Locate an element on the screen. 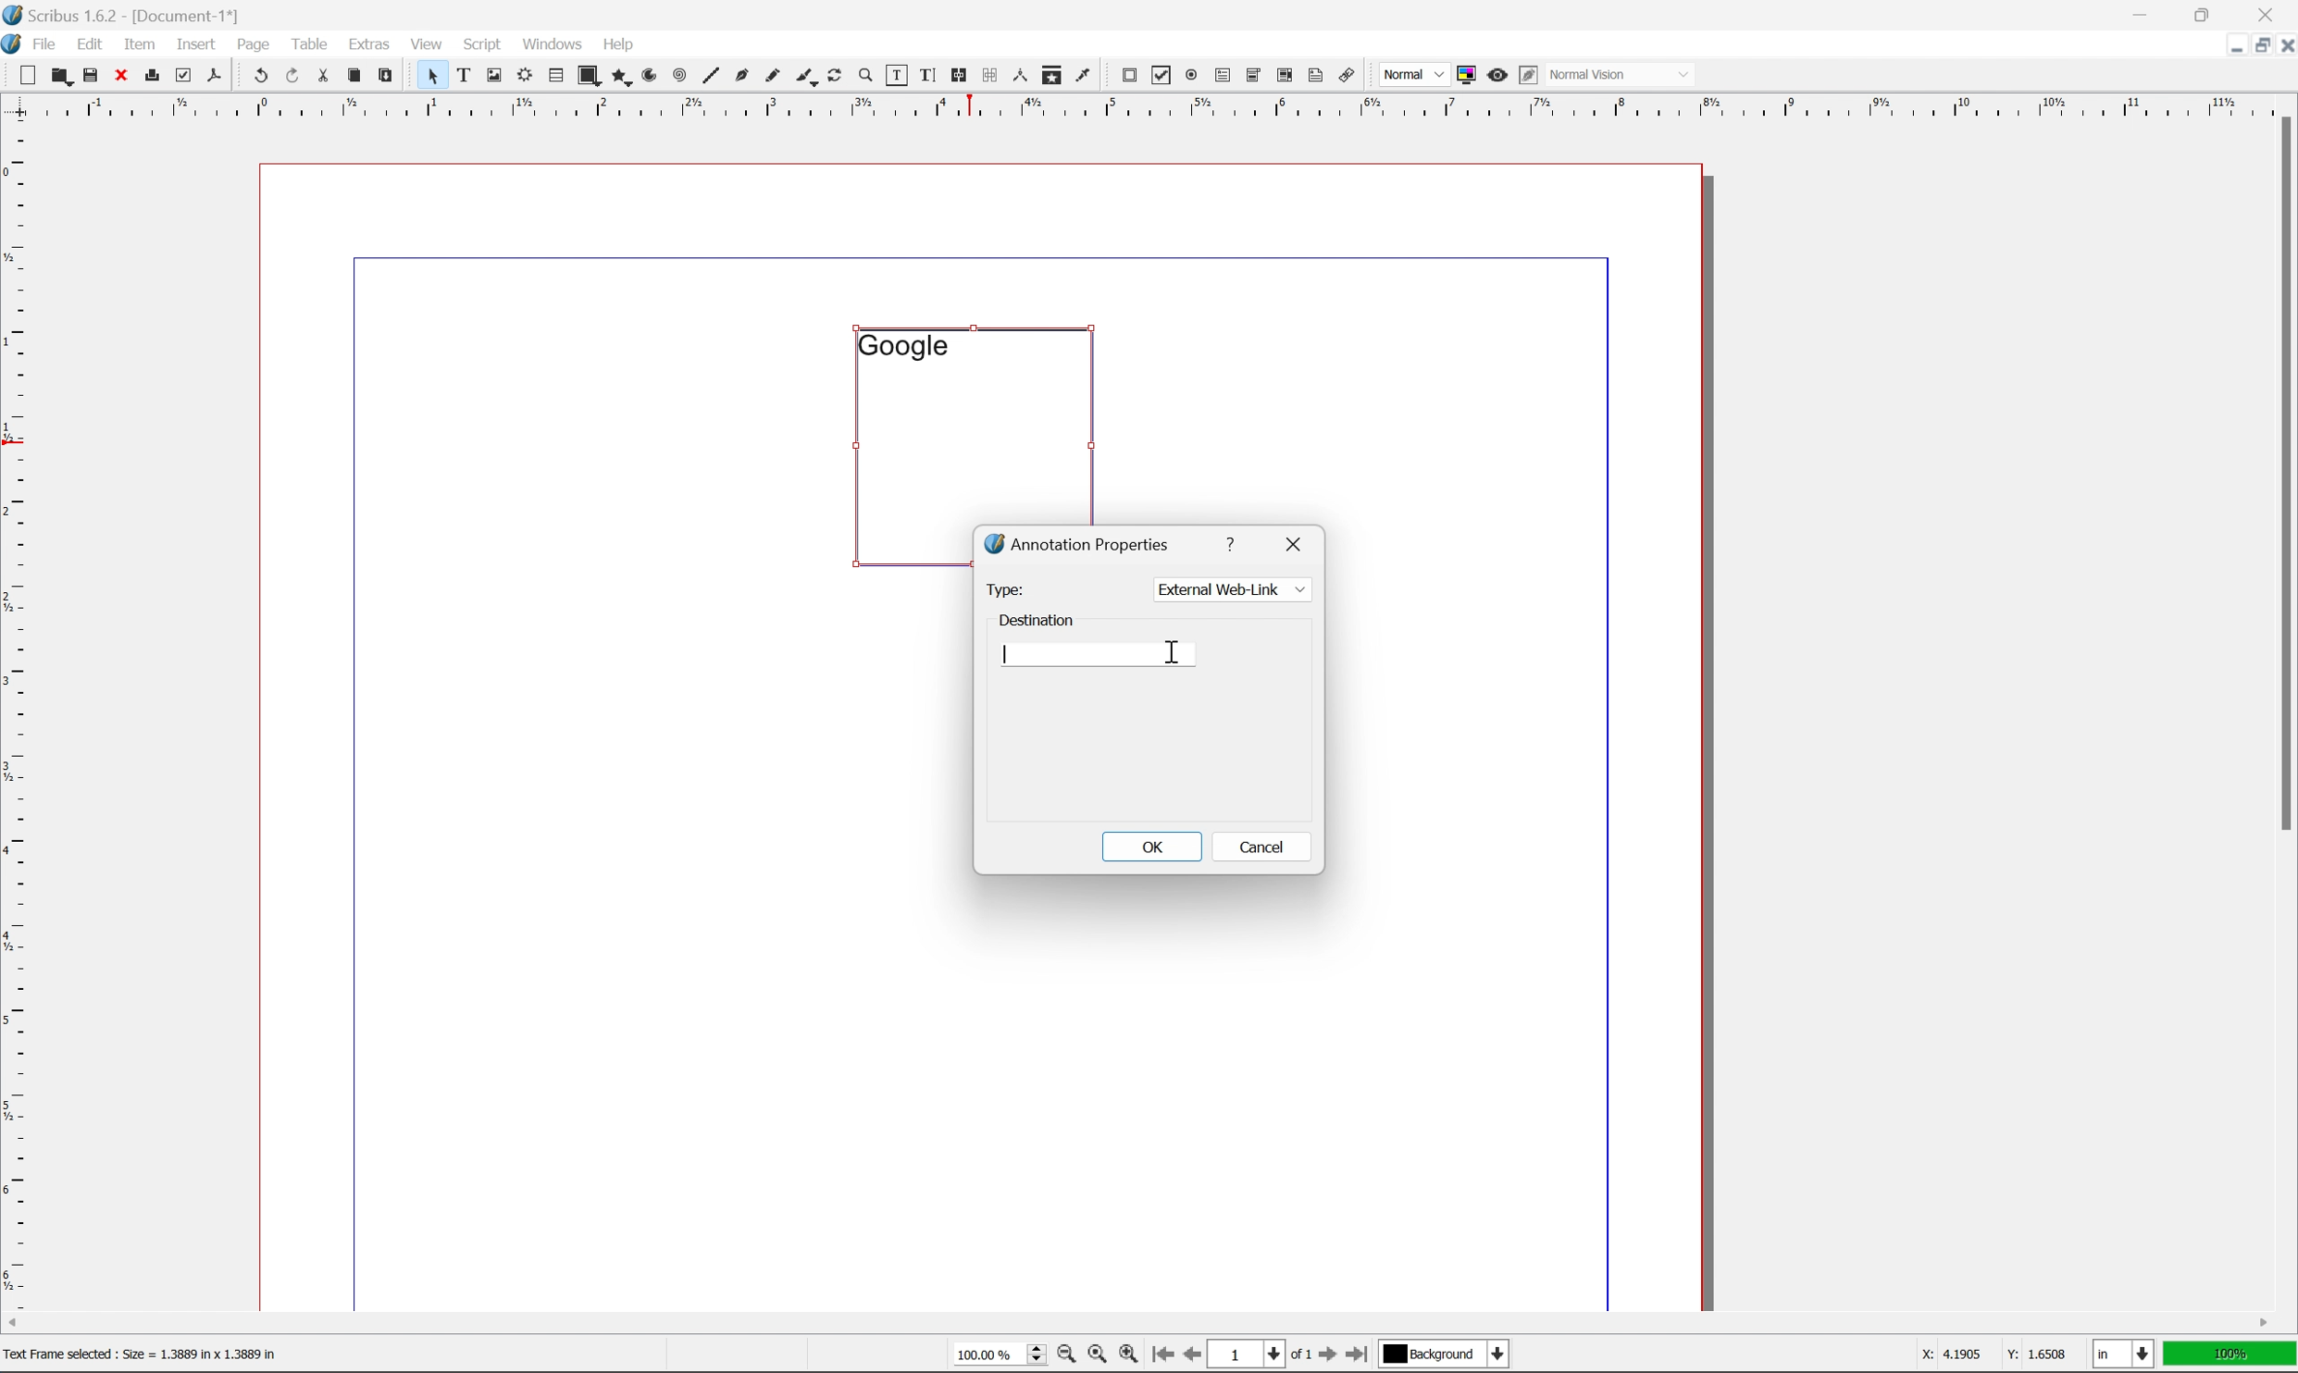  eye dropper is located at coordinates (1084, 74).